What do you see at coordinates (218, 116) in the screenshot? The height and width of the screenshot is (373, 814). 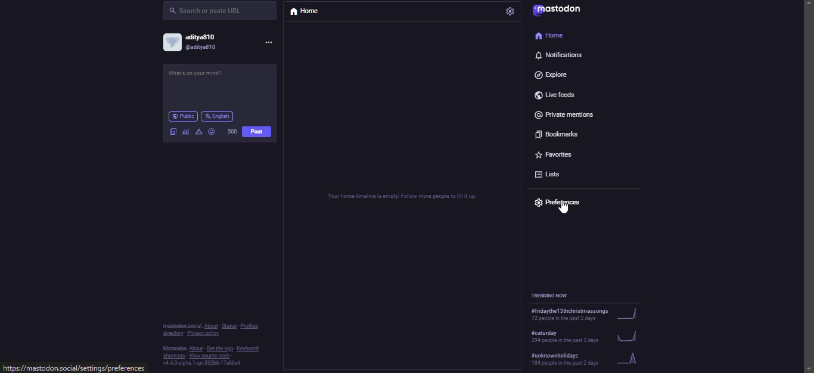 I see `english` at bounding box center [218, 116].